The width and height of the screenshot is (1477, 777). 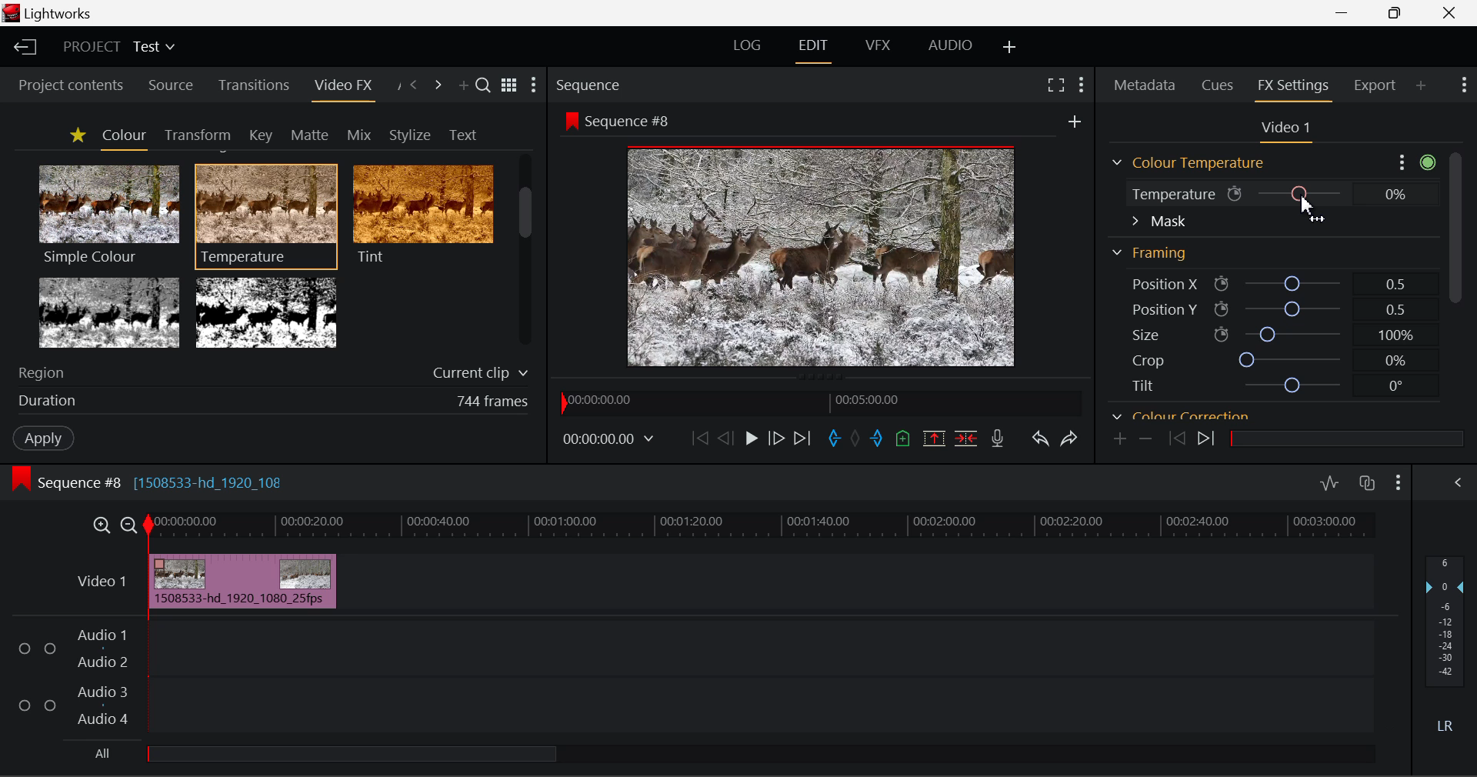 What do you see at coordinates (876, 47) in the screenshot?
I see `VFX Layout` at bounding box center [876, 47].